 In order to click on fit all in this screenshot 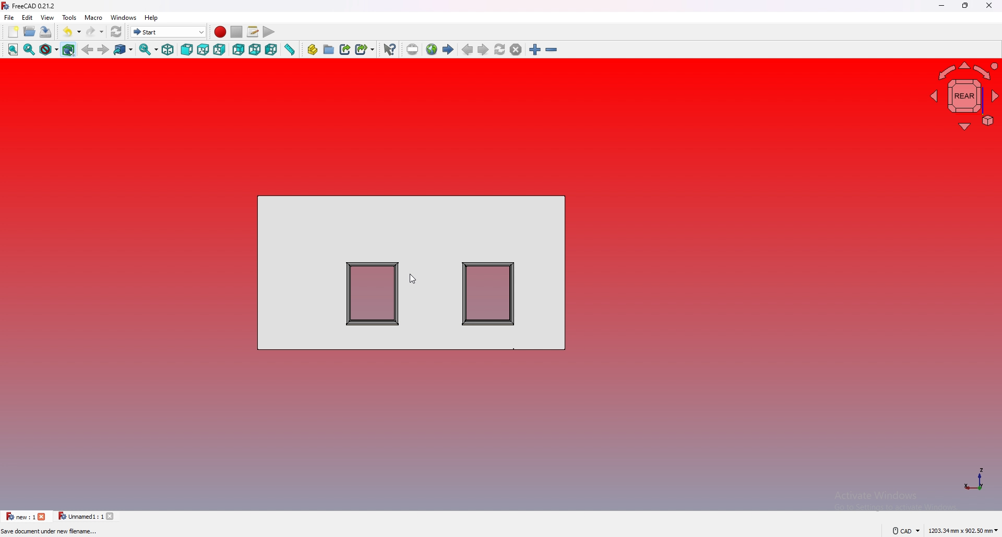, I will do `click(13, 49)`.